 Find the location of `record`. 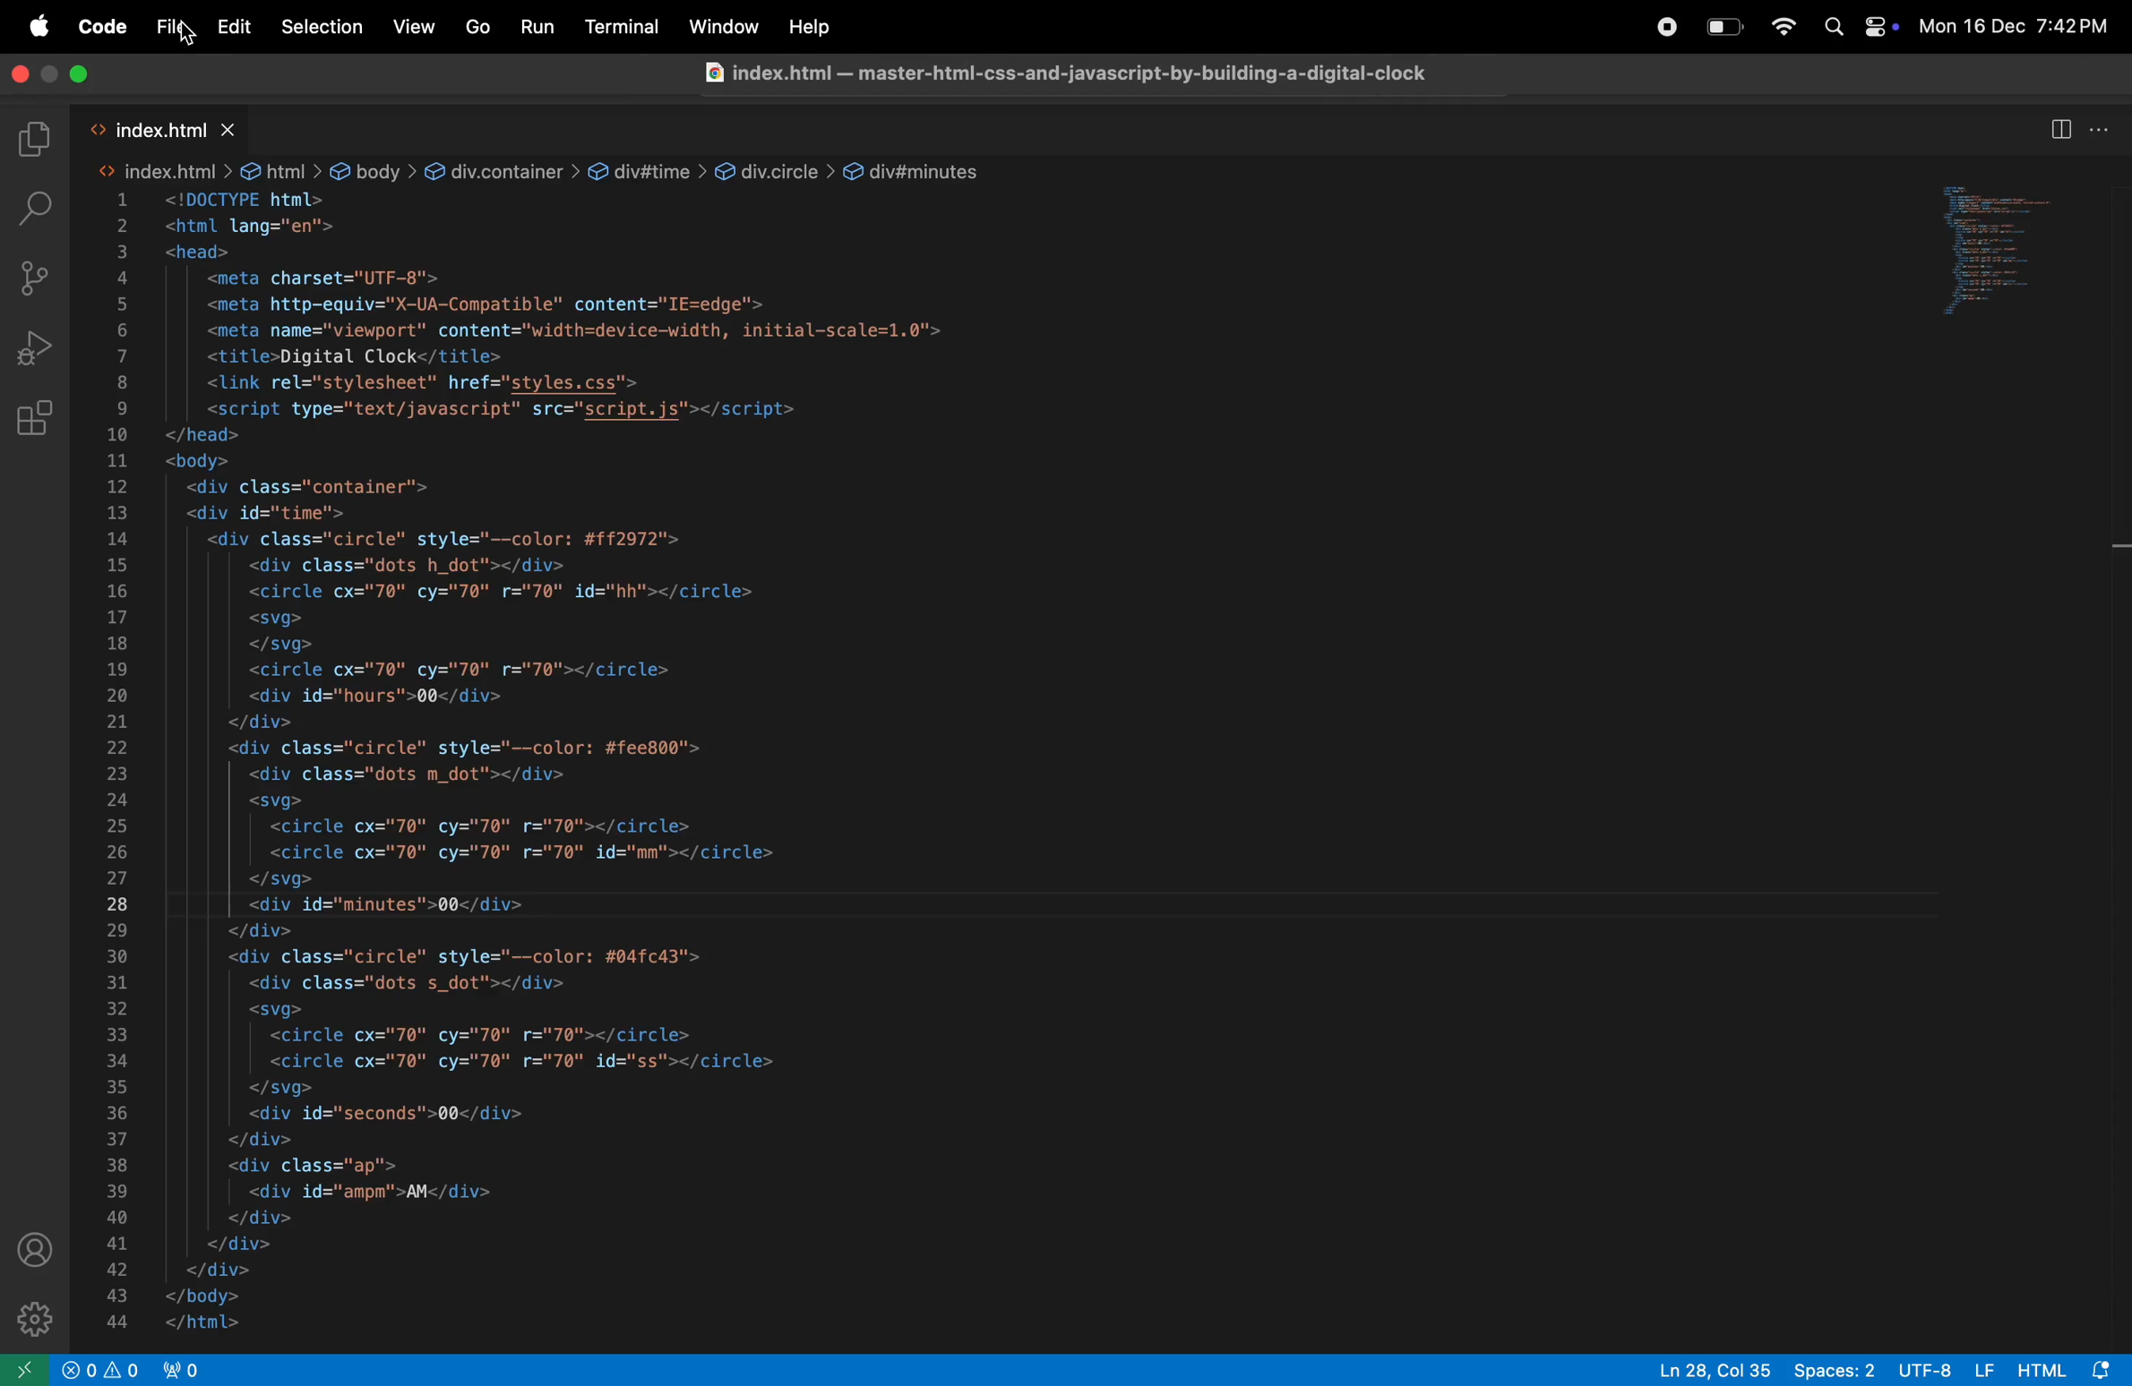

record is located at coordinates (1666, 28).